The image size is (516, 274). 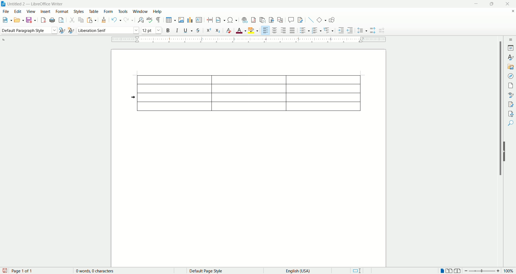 What do you see at coordinates (157, 12) in the screenshot?
I see `help` at bounding box center [157, 12].